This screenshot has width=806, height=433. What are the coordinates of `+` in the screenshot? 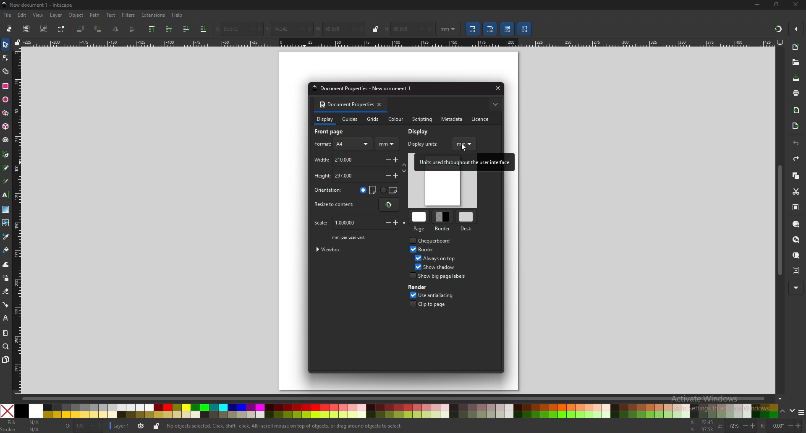 It's located at (308, 29).